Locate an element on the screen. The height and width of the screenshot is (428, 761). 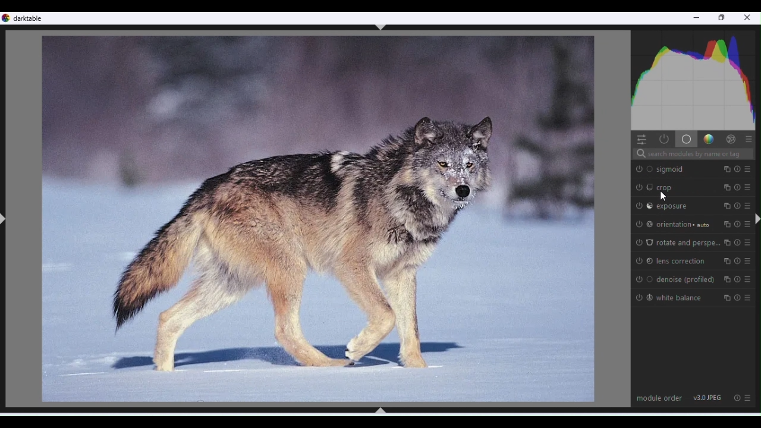
ctrl+shift+r is located at coordinates (756, 219).